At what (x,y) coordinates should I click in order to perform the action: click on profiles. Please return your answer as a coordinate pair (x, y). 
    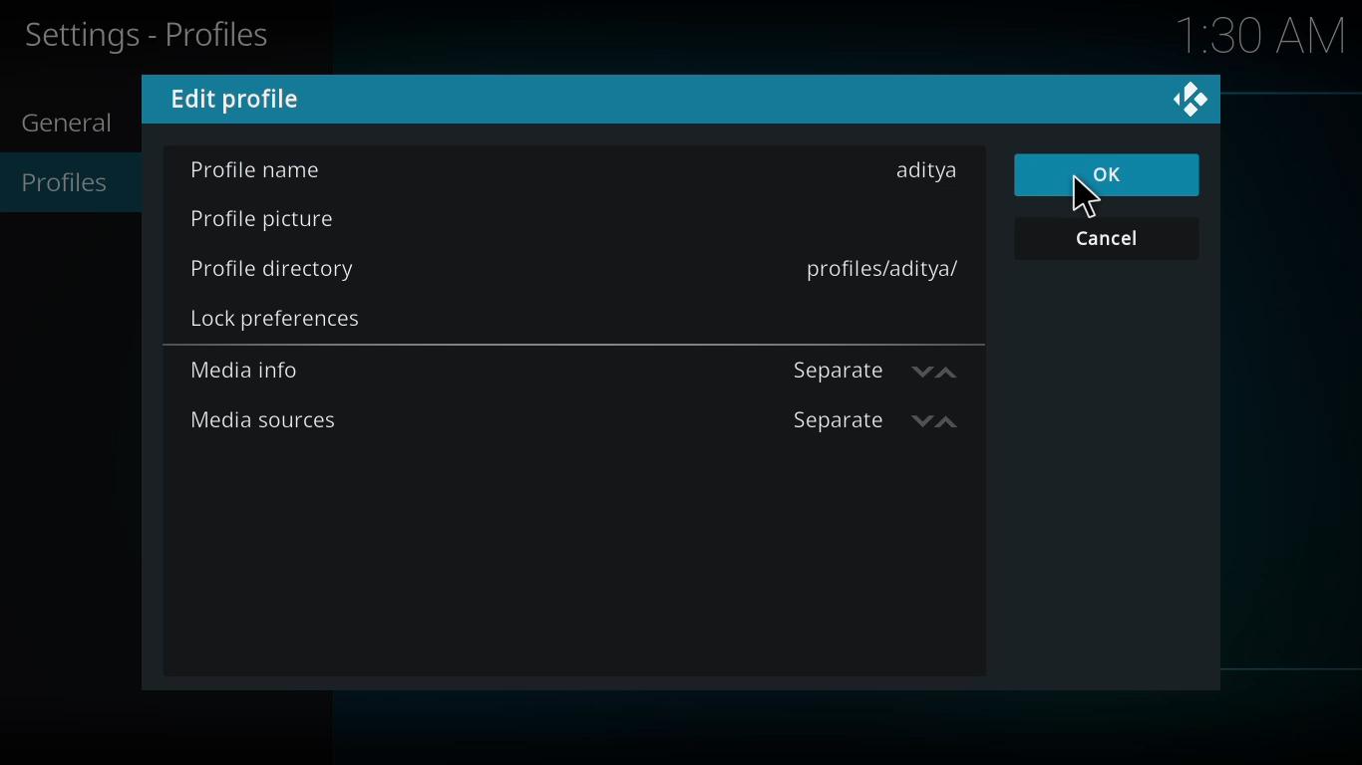
    Looking at the image, I should click on (152, 35).